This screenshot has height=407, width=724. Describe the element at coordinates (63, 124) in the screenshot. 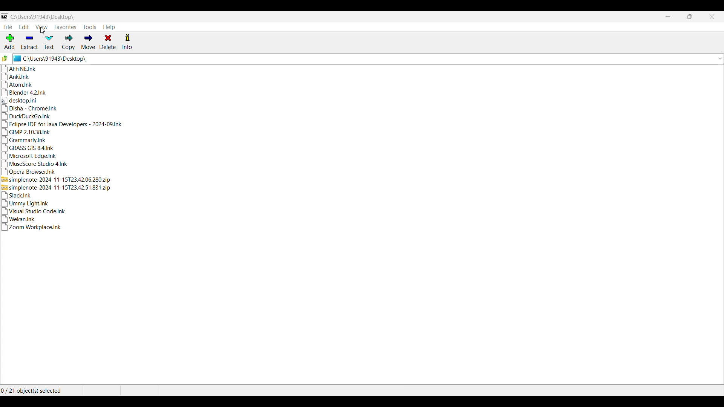

I see `Eclipse IDE for Java Developers - 2024-09.Ink` at that location.